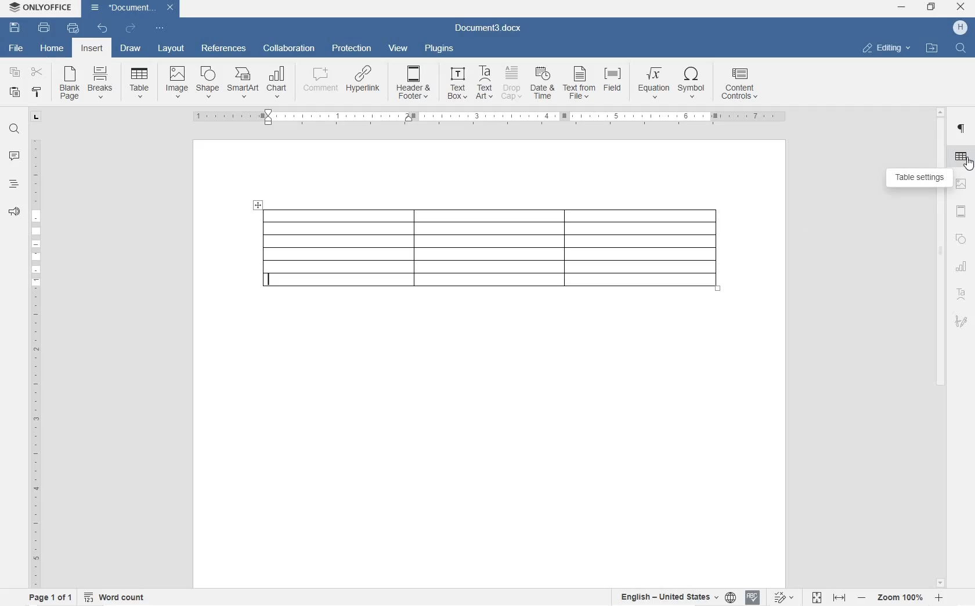  What do you see at coordinates (130, 28) in the screenshot?
I see `REDO` at bounding box center [130, 28].